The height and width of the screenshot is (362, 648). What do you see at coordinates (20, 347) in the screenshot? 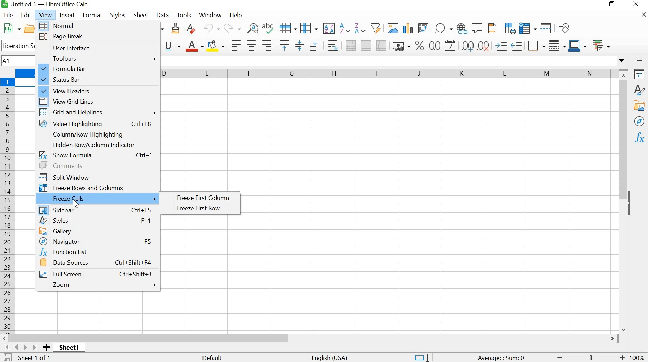
I see `SCROLL TO SHEET` at bounding box center [20, 347].